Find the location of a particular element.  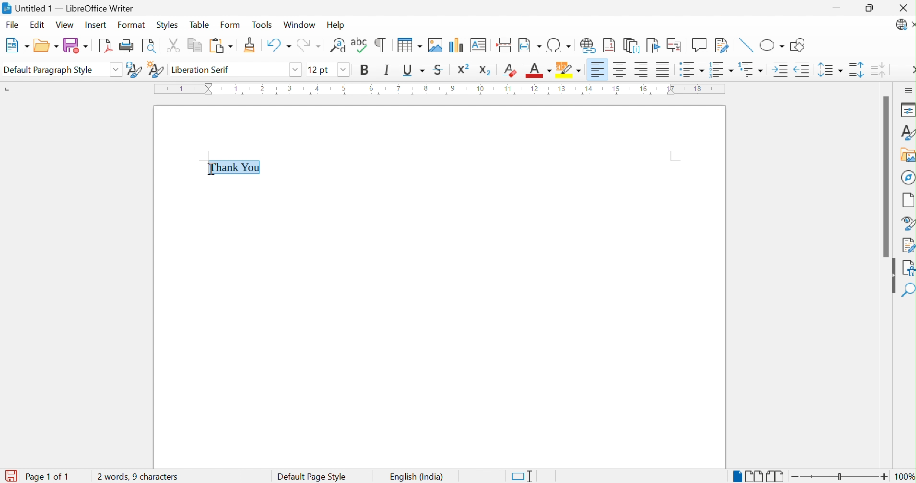

Check Spelling is located at coordinates (359, 47).